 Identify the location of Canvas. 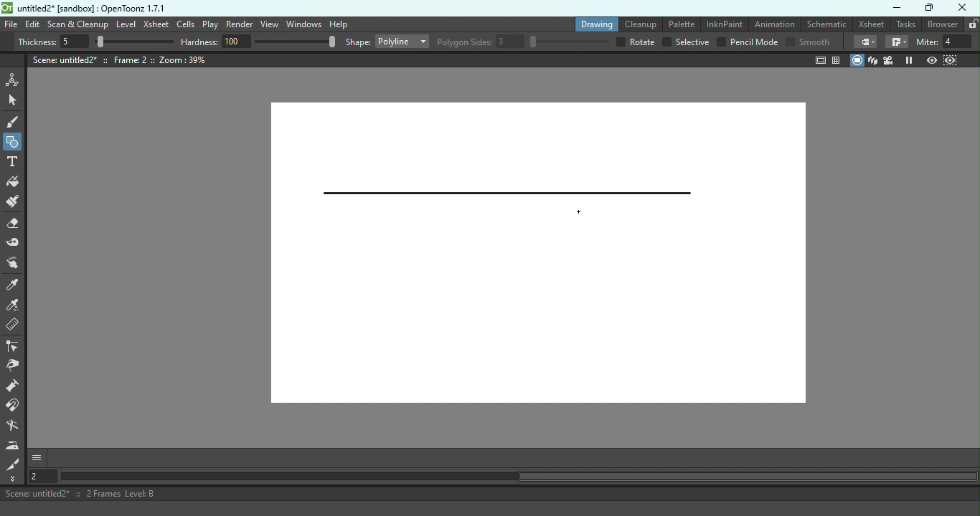
(529, 255).